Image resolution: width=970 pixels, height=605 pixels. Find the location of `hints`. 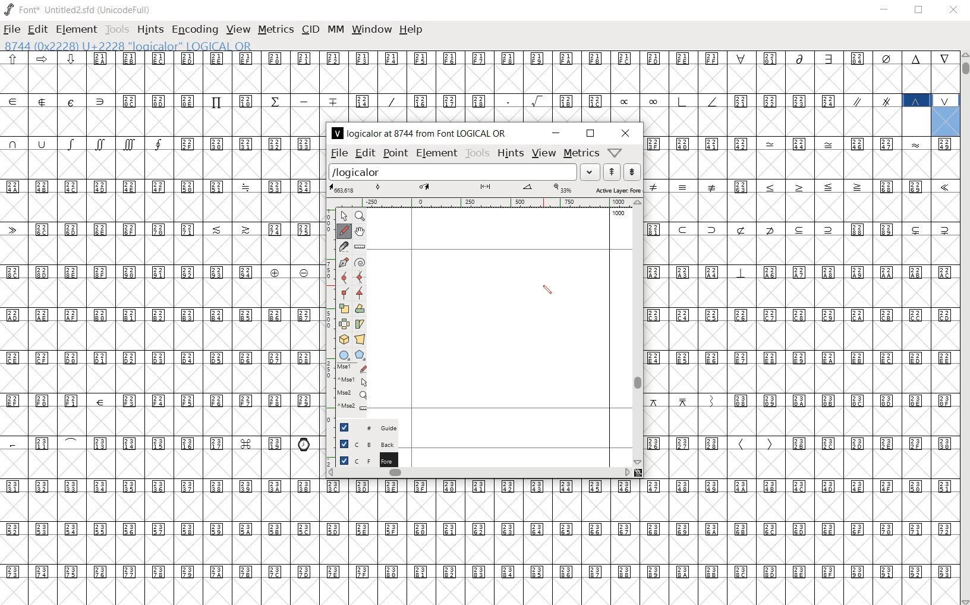

hints is located at coordinates (149, 31).